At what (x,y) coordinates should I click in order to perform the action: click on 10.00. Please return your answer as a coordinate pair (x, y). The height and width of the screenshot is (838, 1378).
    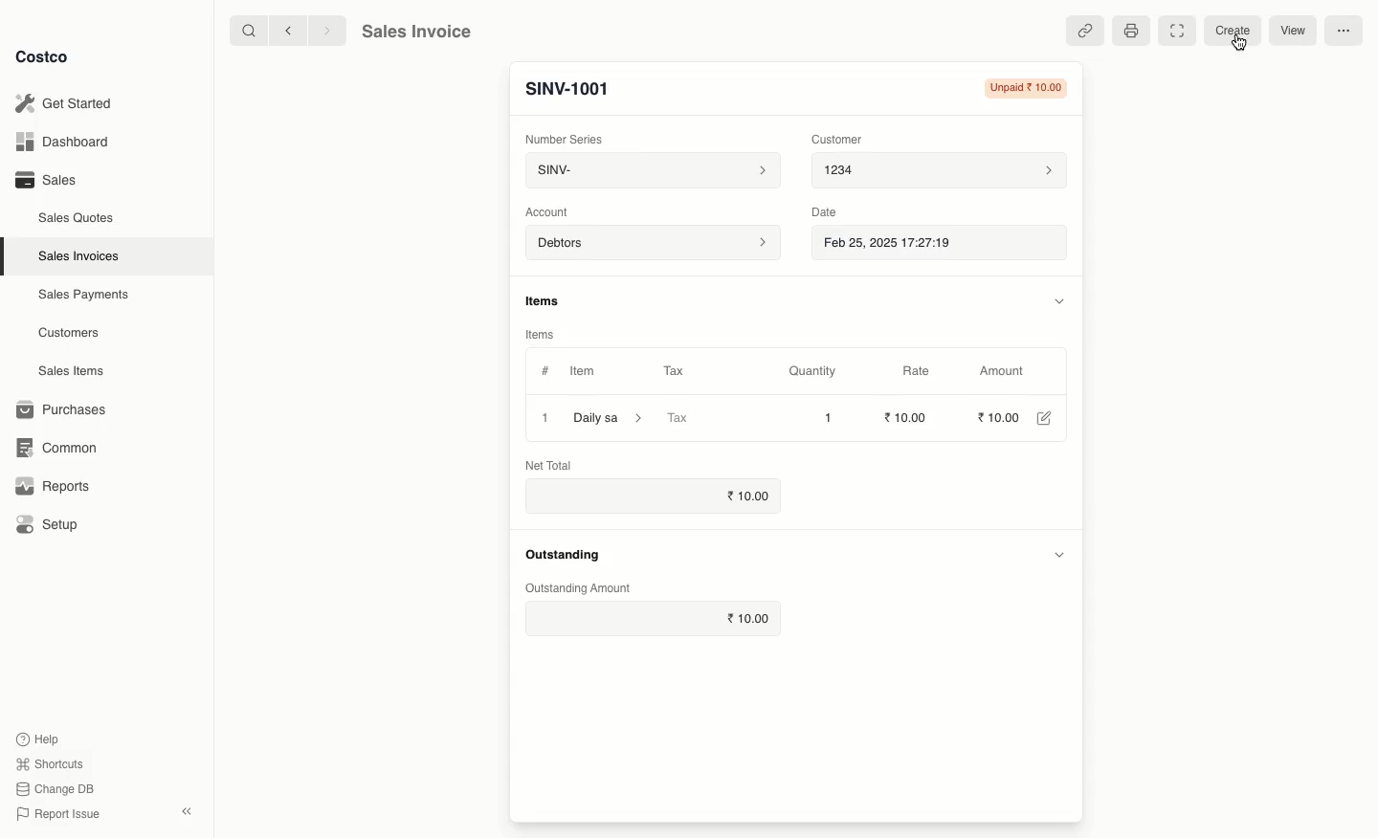
    Looking at the image, I should click on (996, 417).